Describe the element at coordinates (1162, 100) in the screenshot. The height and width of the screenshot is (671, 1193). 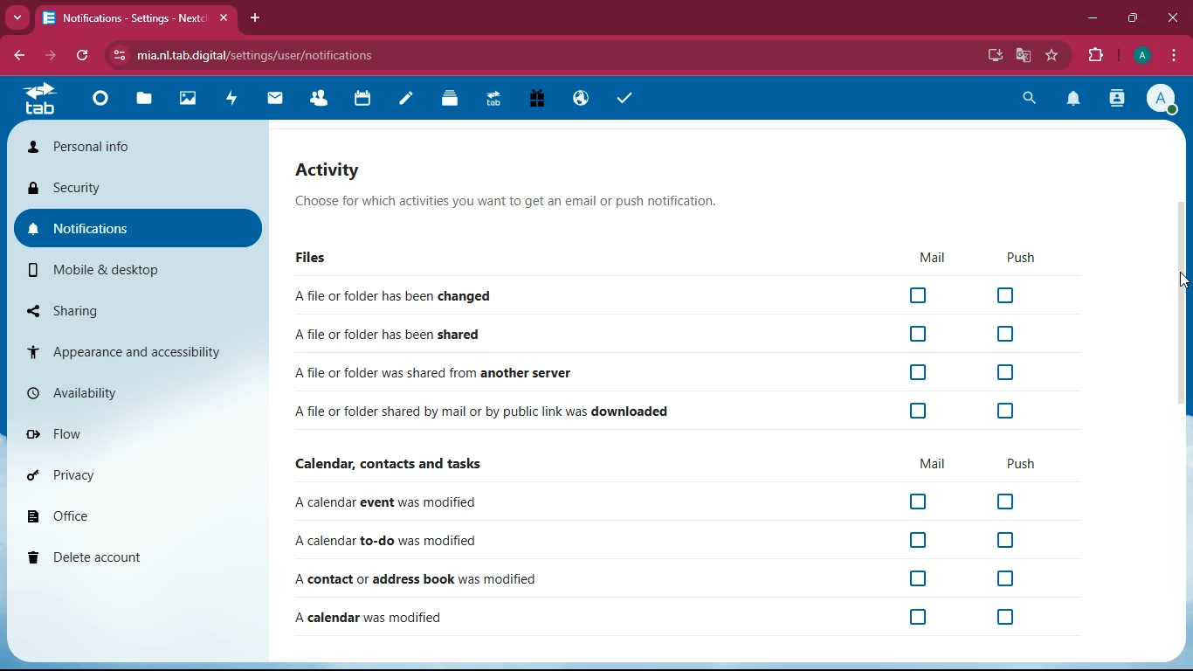
I see `profile` at that location.